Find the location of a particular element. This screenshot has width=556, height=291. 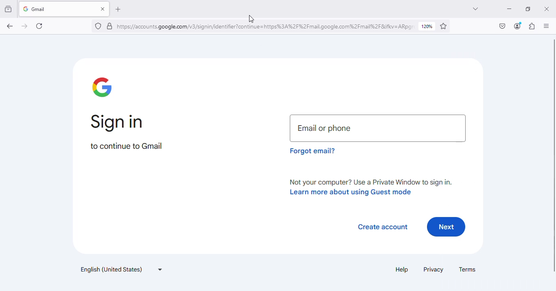

google logo is located at coordinates (103, 87).